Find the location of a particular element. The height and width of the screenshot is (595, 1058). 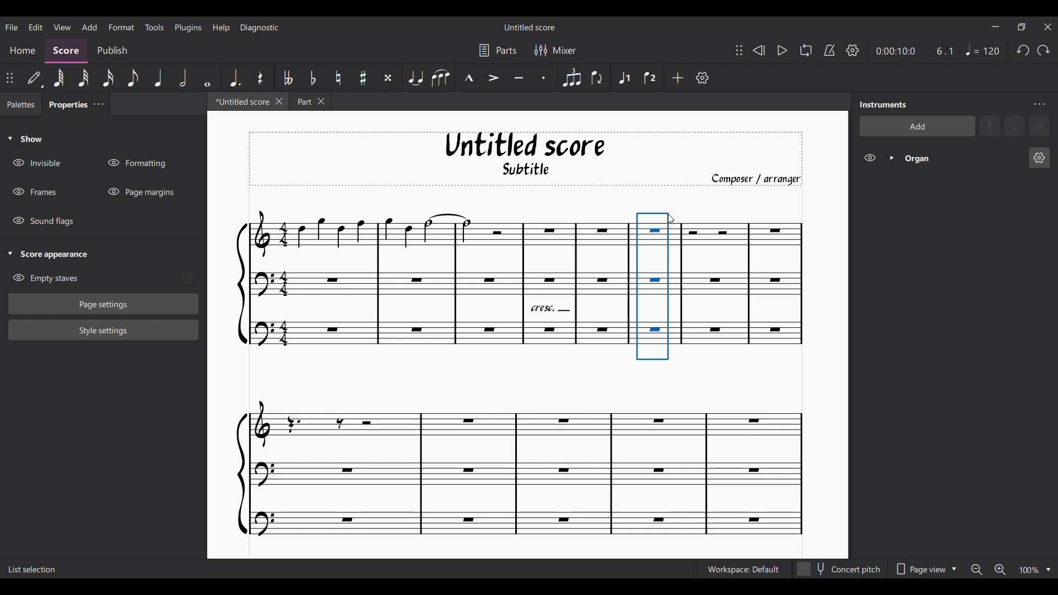

Flip direction is located at coordinates (597, 78).